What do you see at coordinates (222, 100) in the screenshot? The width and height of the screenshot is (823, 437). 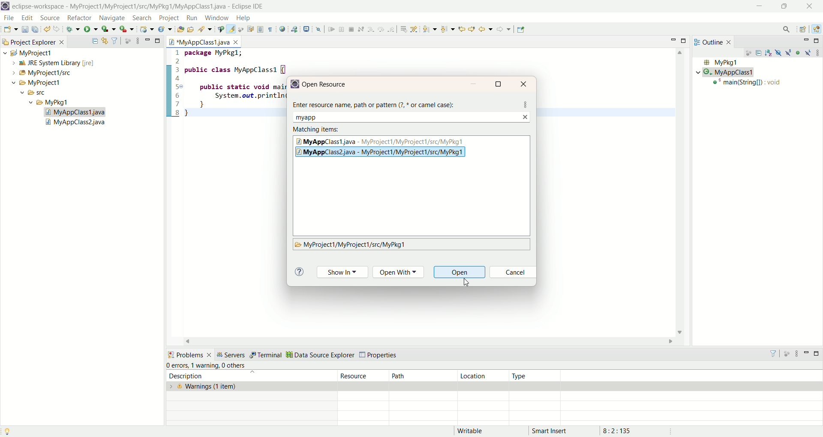 I see `5 public static void mail 6 System.out.println 7 }8}` at bounding box center [222, 100].